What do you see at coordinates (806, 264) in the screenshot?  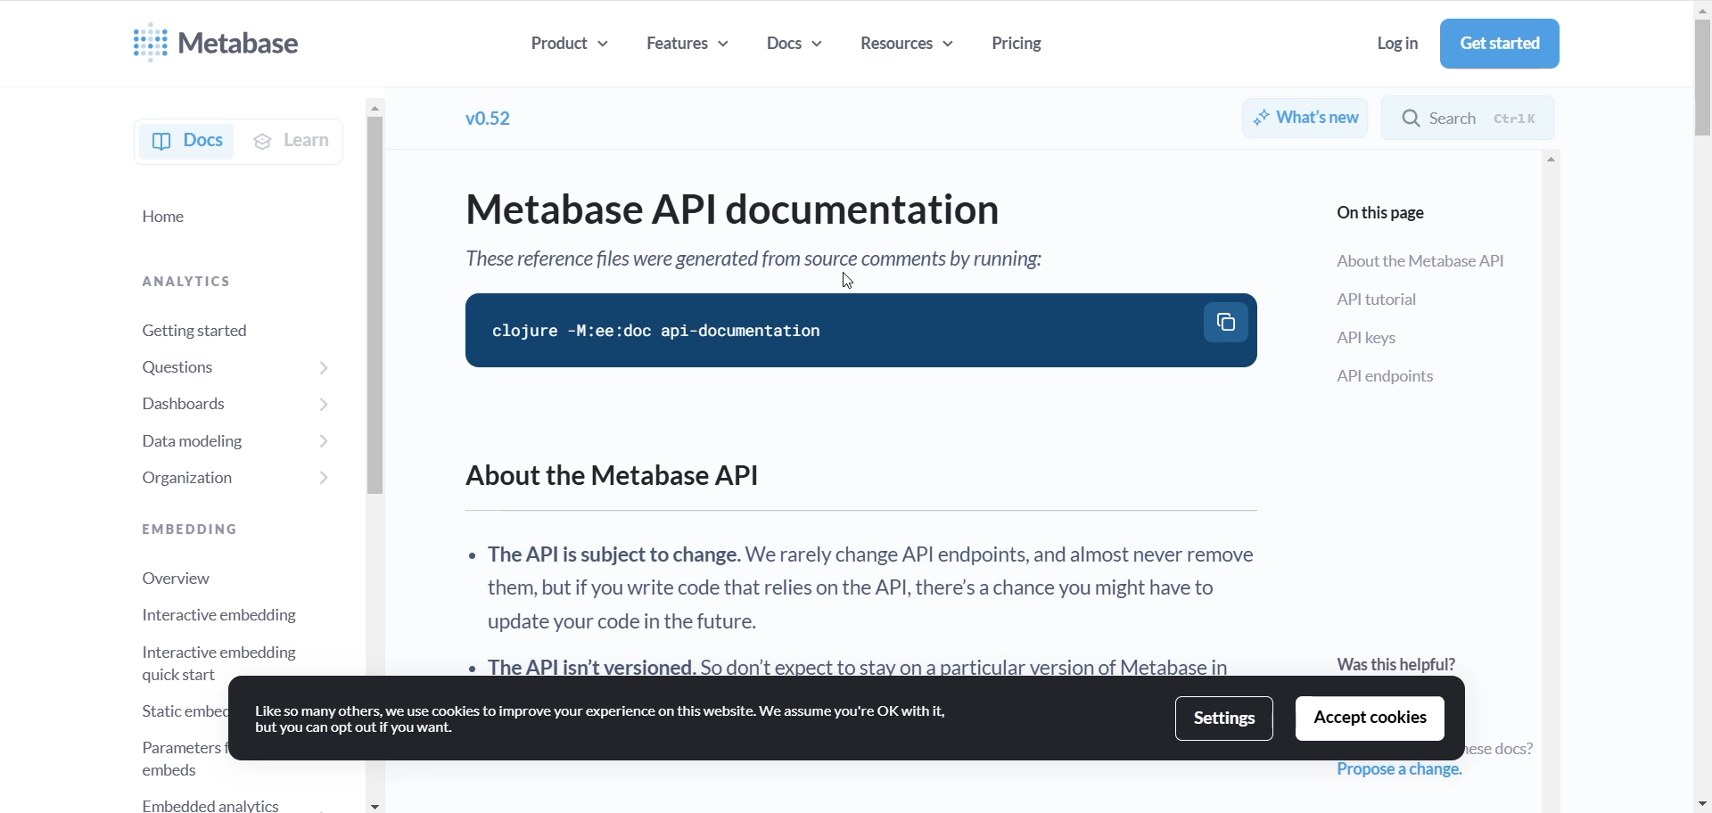 I see `text` at bounding box center [806, 264].